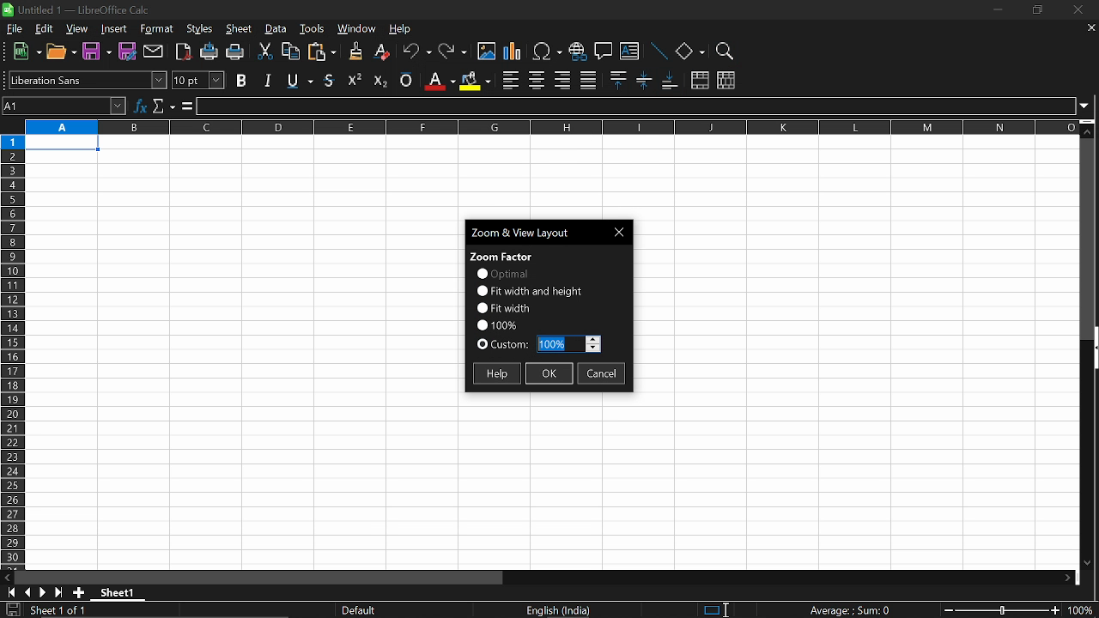 The height and width of the screenshot is (618, 1099). Describe the element at coordinates (263, 578) in the screenshot. I see `horizontal scrollbar` at that location.